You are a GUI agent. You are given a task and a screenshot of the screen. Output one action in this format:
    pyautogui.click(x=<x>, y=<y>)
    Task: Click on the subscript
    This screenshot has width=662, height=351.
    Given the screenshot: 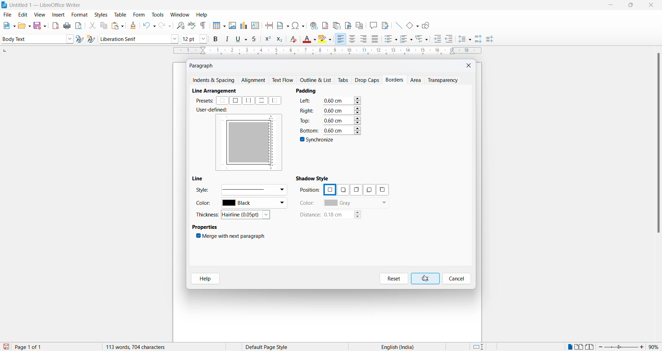 What is the action you would take?
    pyautogui.click(x=282, y=40)
    